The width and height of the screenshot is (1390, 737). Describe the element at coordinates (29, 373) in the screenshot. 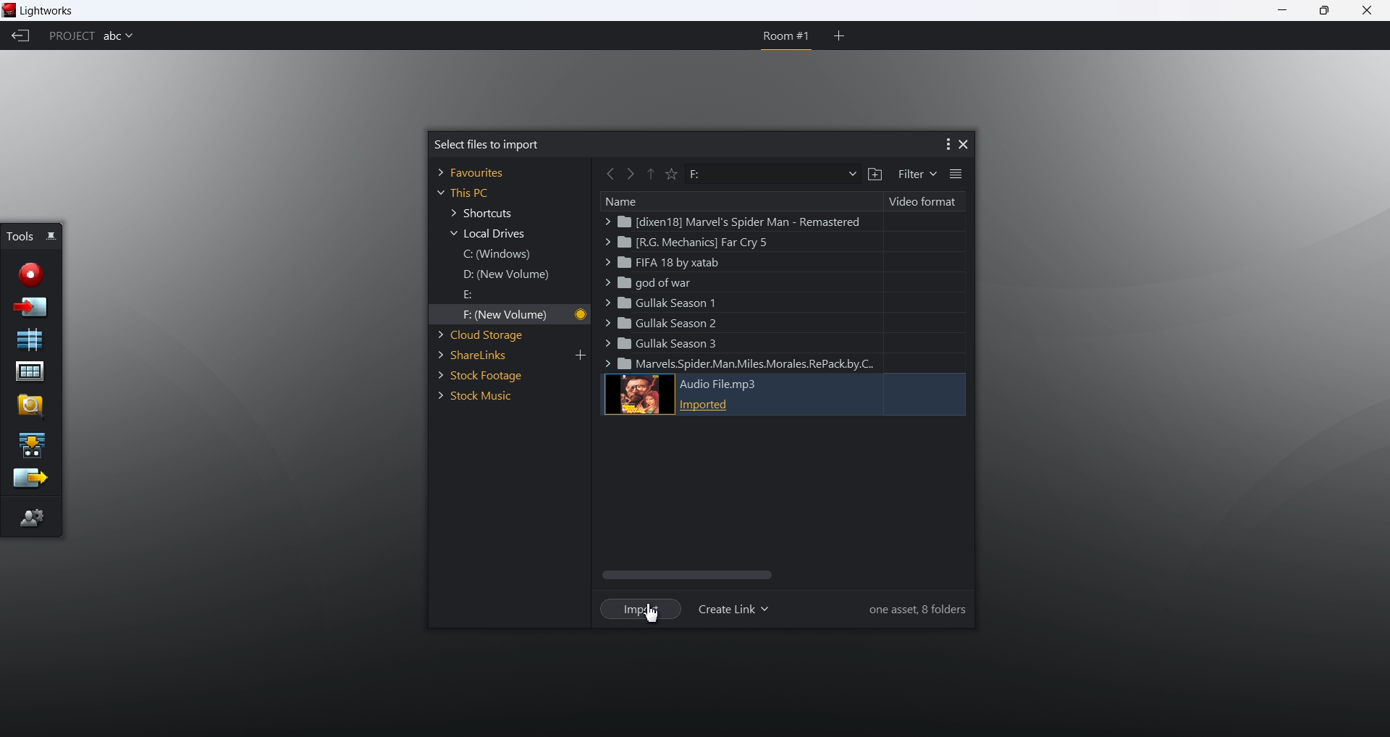

I see `project contents` at that location.